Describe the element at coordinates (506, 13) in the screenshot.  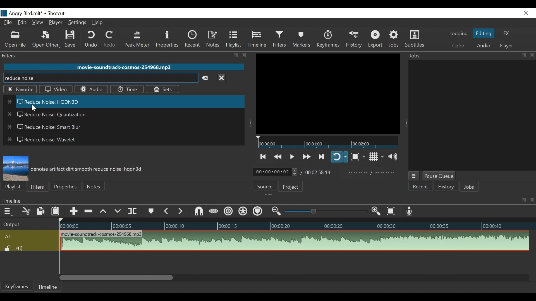
I see `Restore` at that location.